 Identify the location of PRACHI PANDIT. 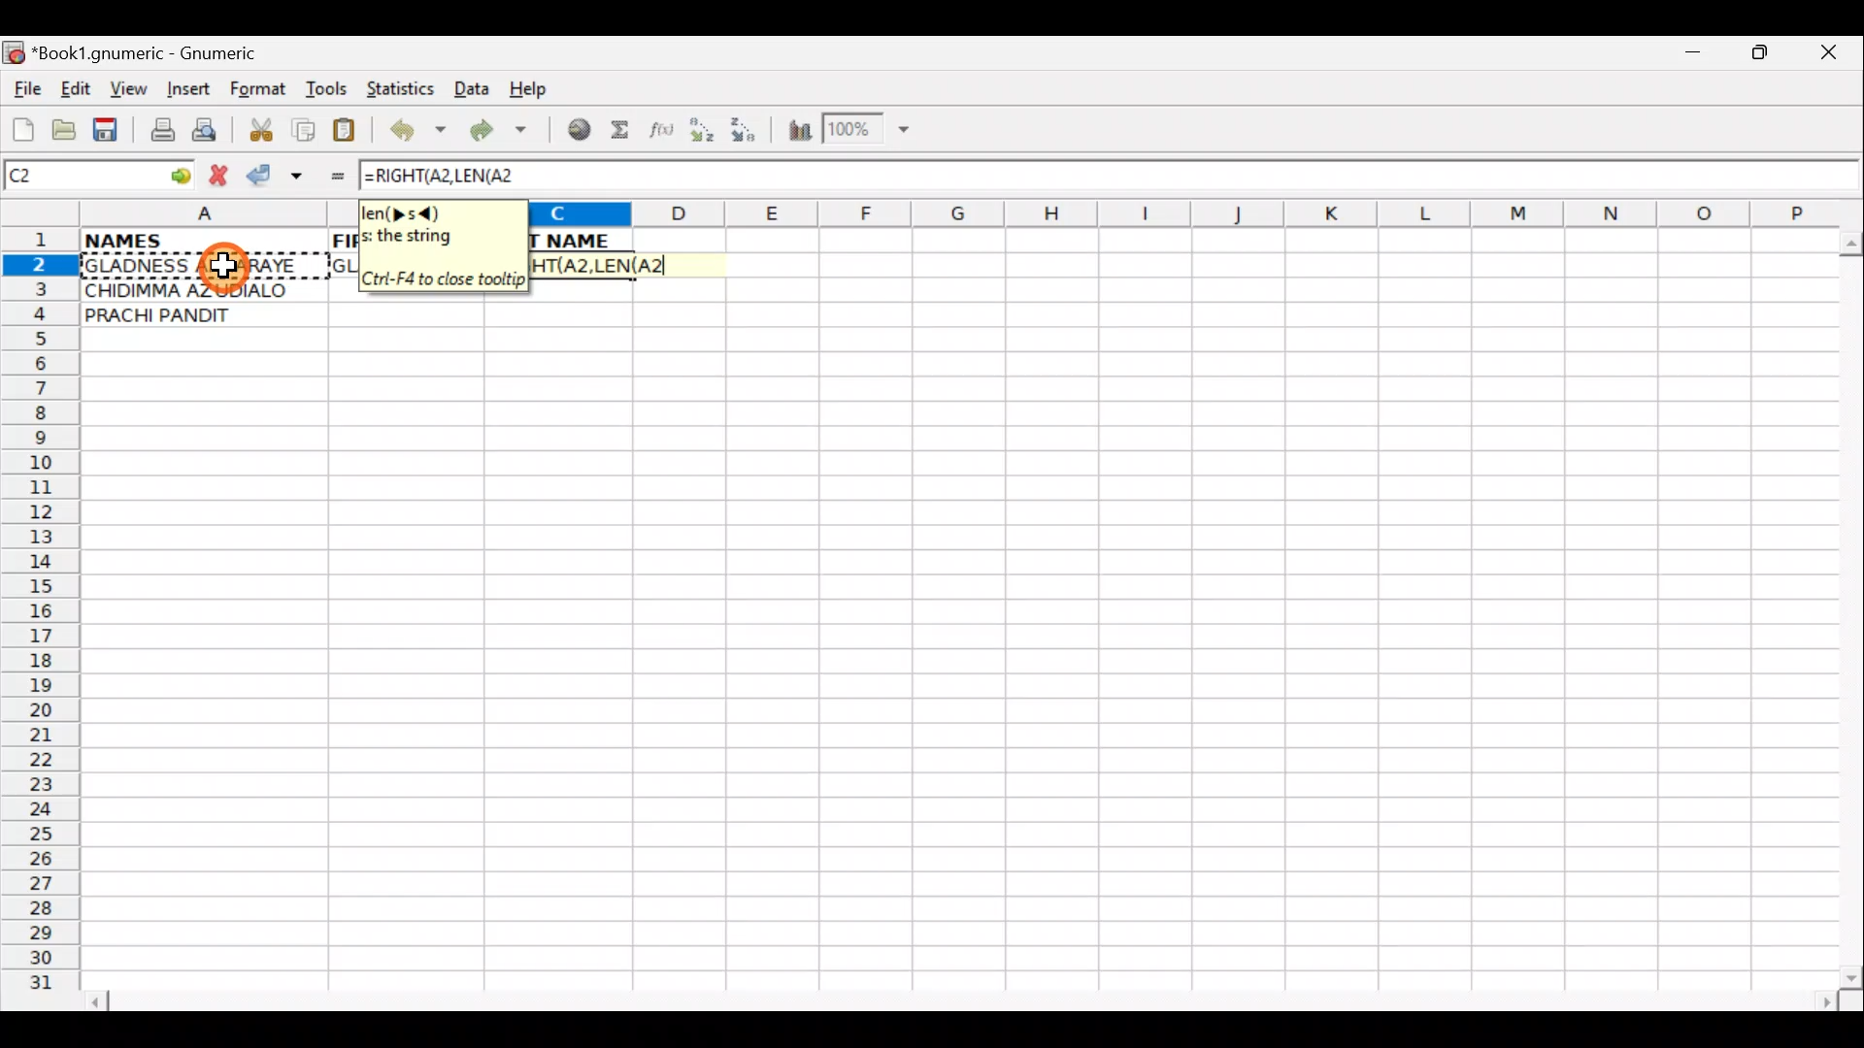
(191, 315).